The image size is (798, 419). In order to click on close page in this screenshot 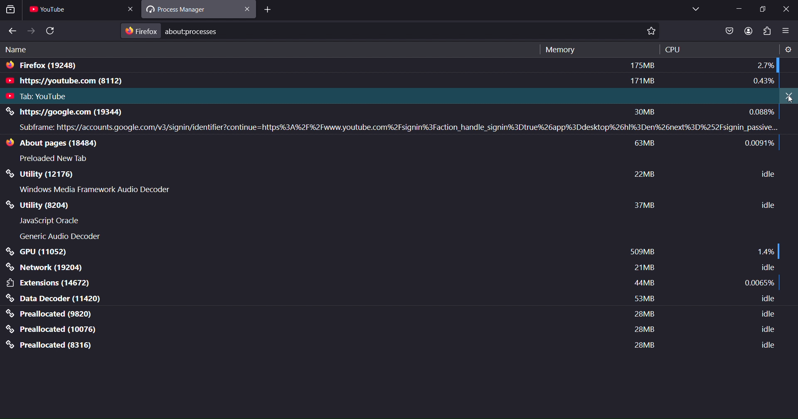, I will do `click(133, 9)`.